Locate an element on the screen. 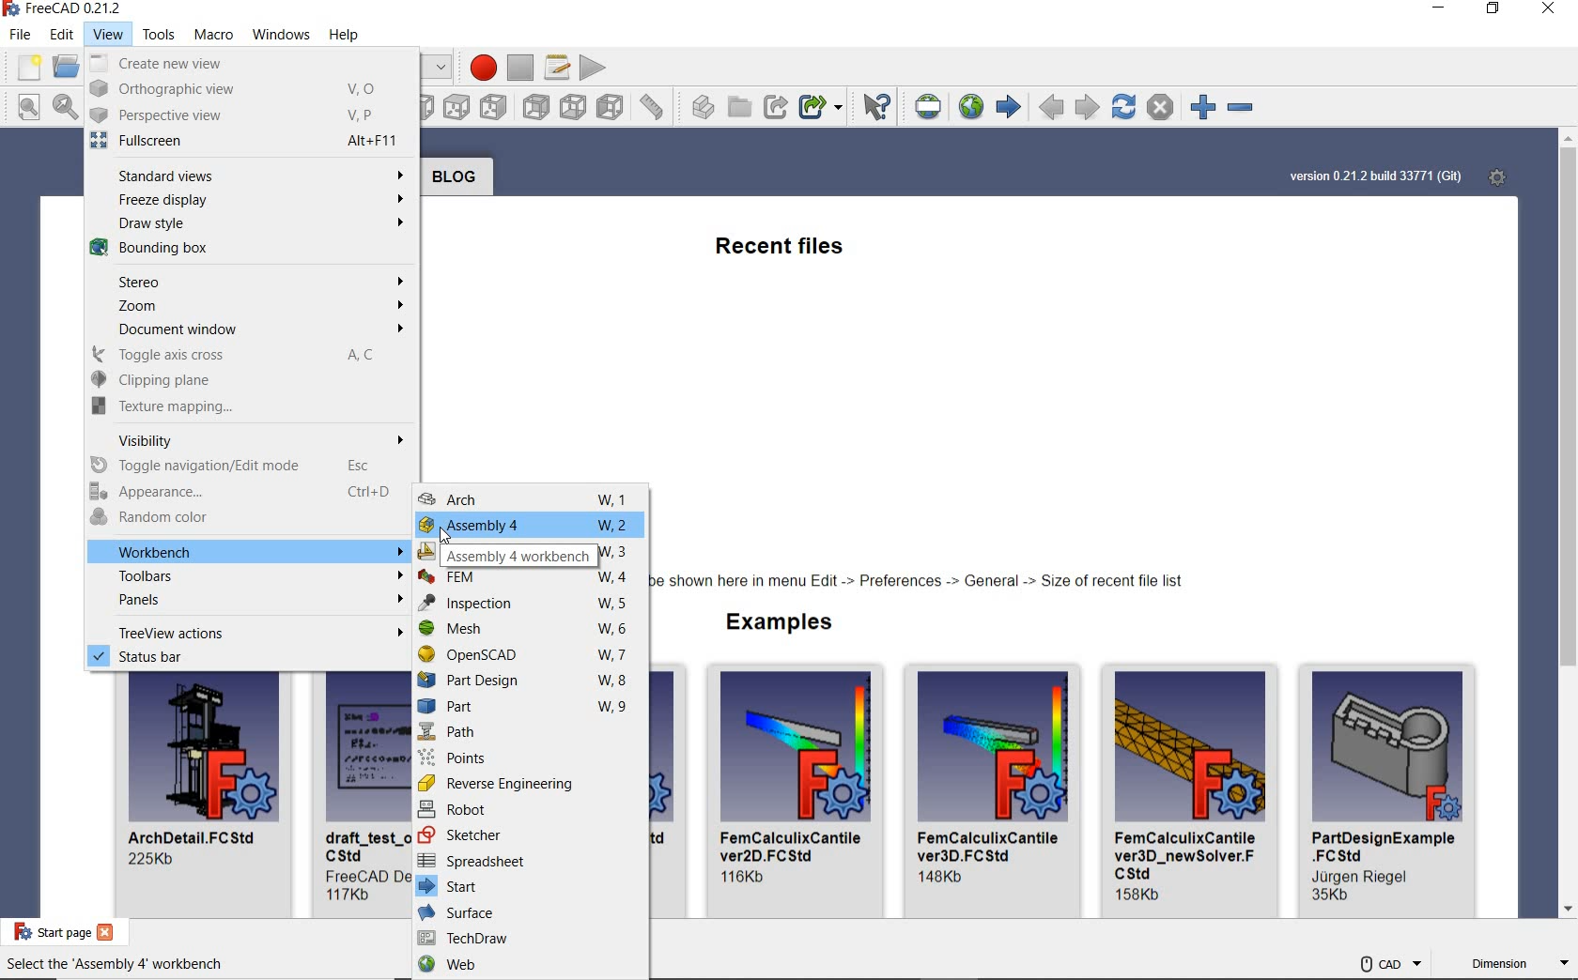 This screenshot has width=1578, height=980. toolbars is located at coordinates (248, 578).